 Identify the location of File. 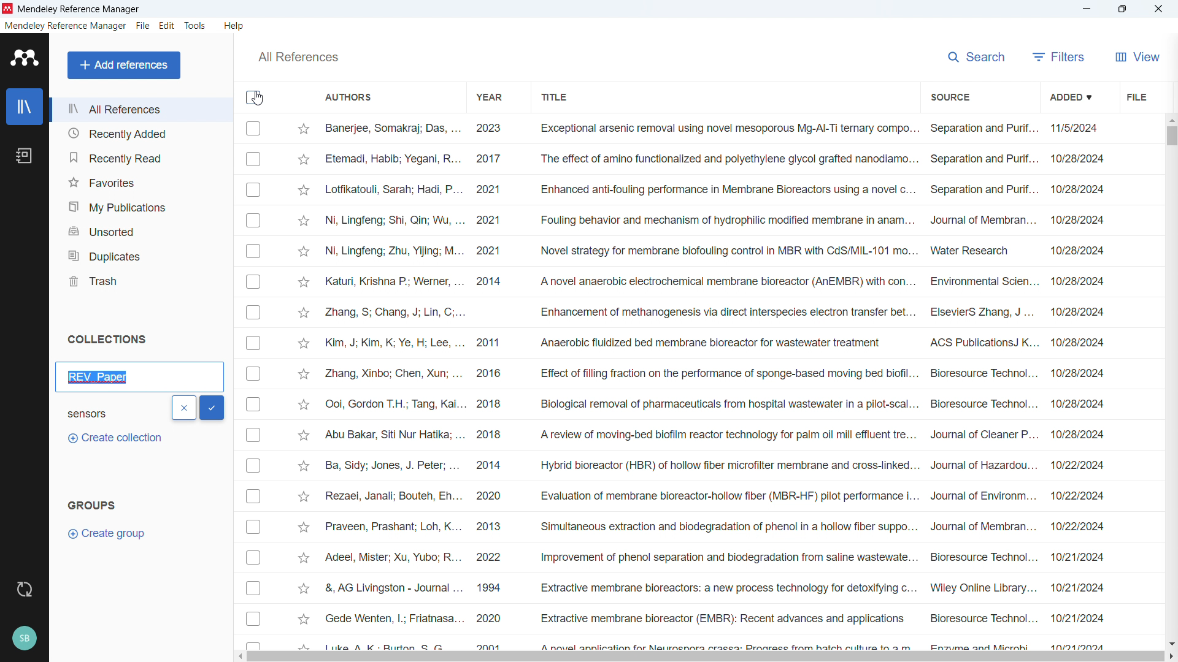
(1136, 95).